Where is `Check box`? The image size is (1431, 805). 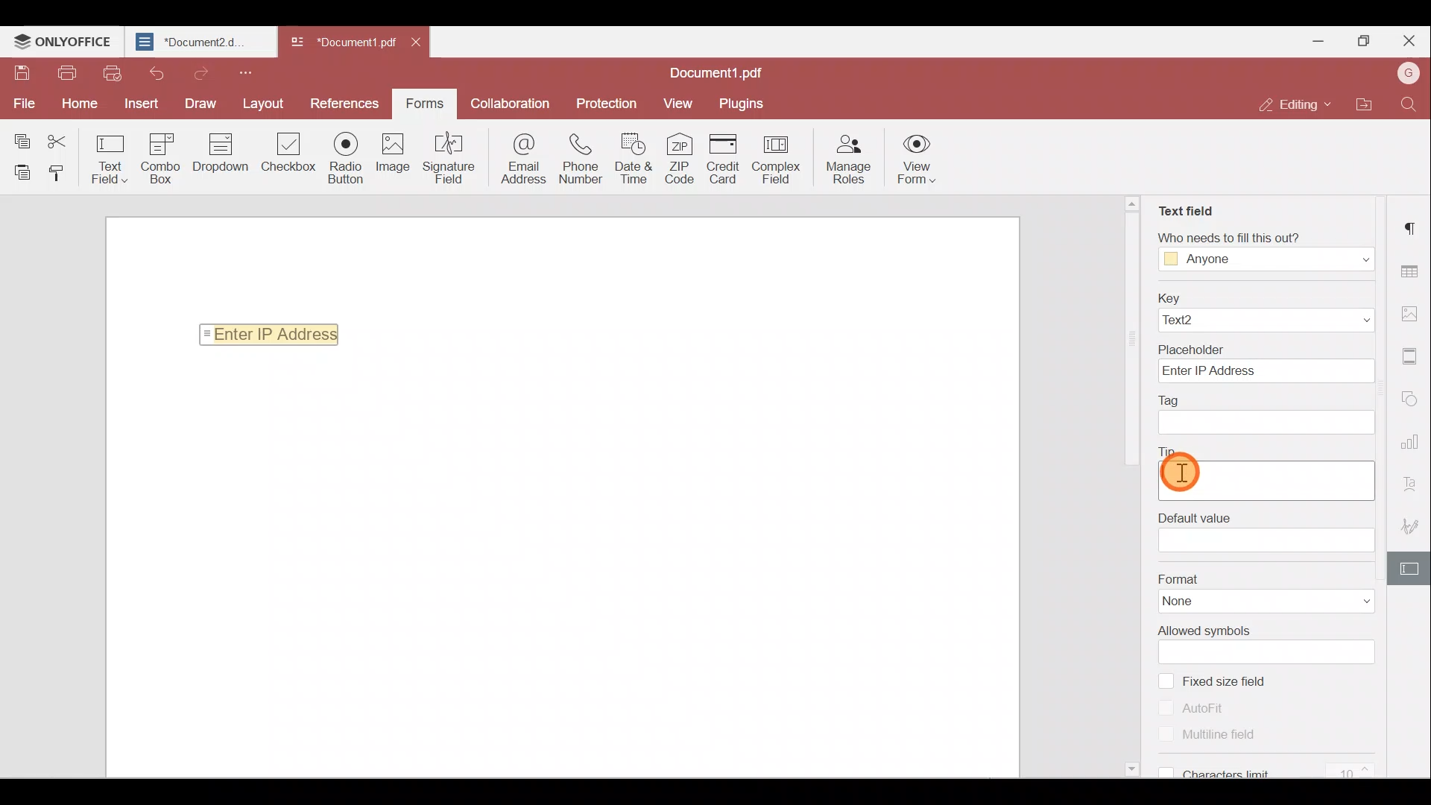 Check box is located at coordinates (288, 161).